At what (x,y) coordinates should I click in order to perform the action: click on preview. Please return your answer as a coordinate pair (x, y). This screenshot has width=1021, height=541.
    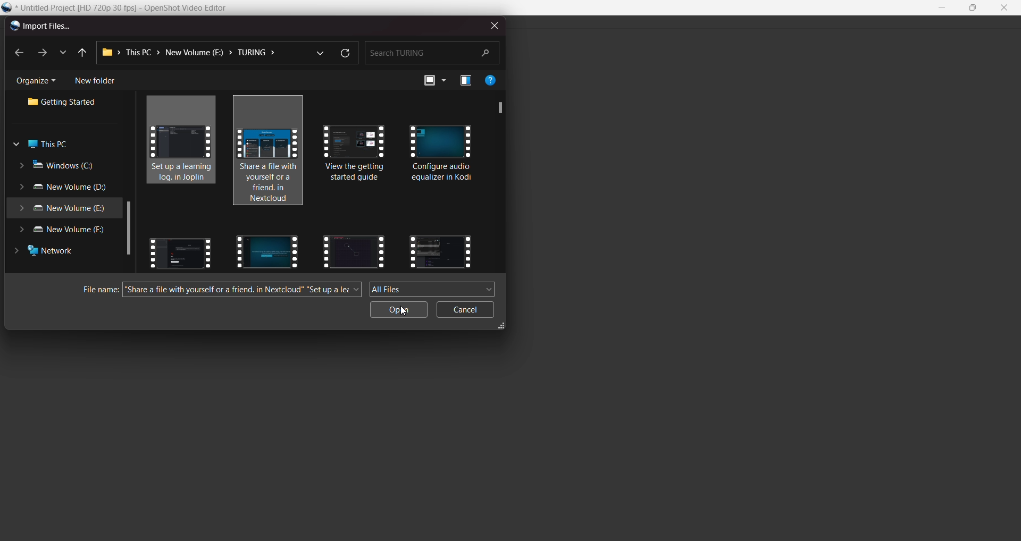
    Looking at the image, I should click on (466, 81).